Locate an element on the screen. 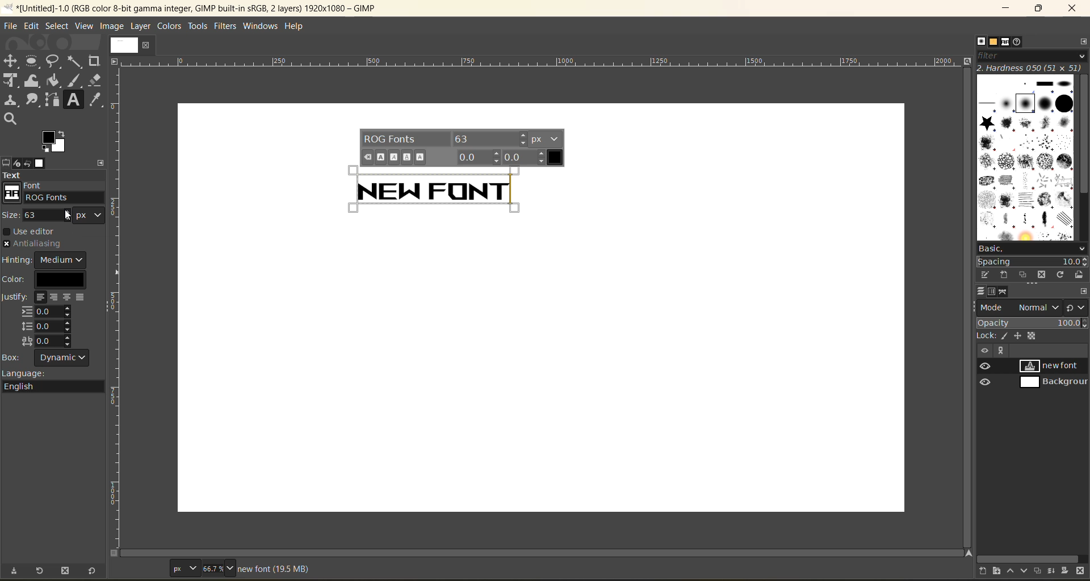 This screenshot has height=581, width=1090. minimize is located at coordinates (1001, 9).